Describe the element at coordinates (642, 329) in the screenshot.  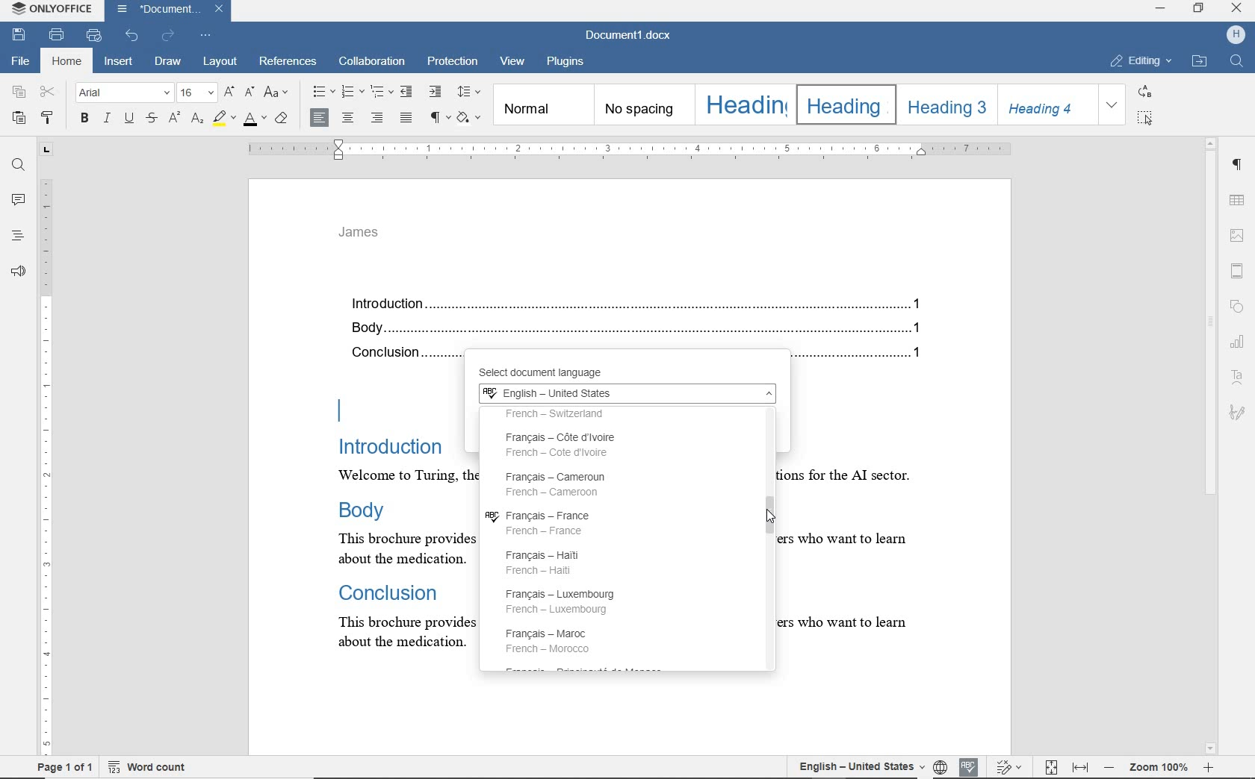
I see `Body...........................................................................................................................................1` at that location.